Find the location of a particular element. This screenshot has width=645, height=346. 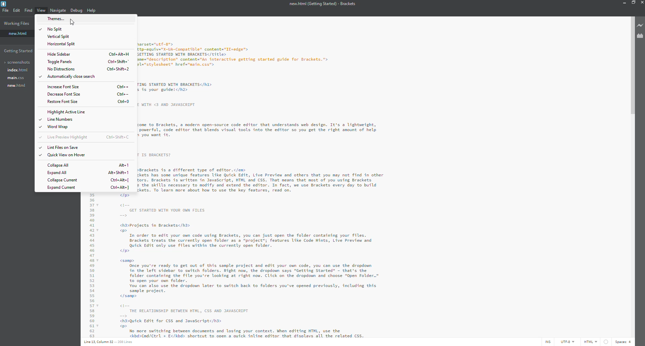

increase font size is located at coordinates (63, 87).